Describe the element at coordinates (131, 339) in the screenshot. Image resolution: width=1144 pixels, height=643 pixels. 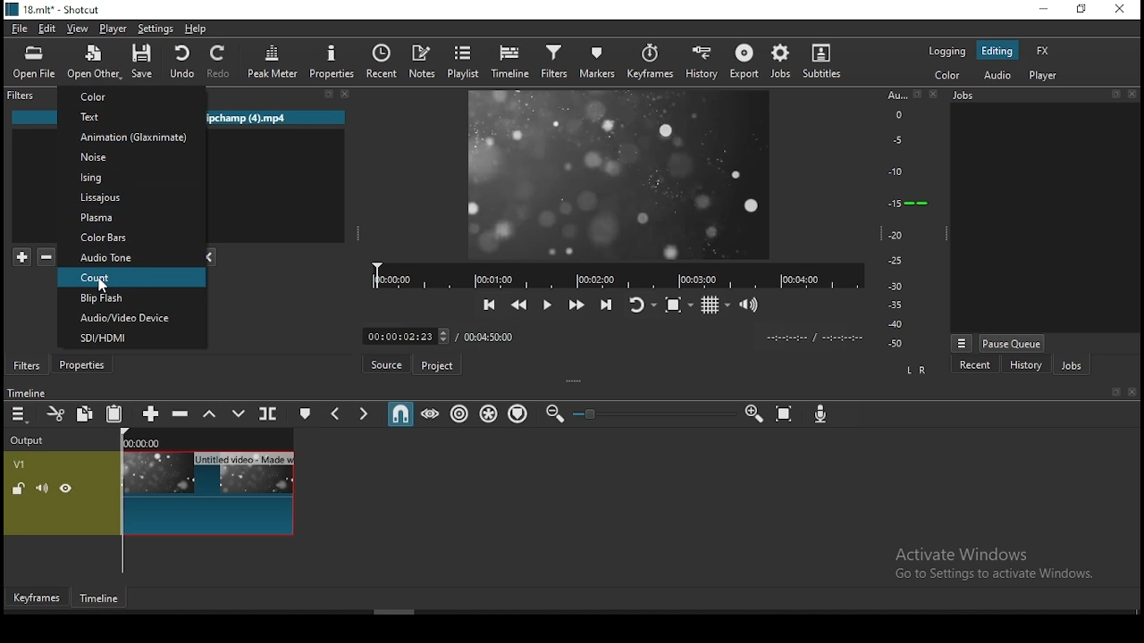
I see `SDI/HDMI` at that location.